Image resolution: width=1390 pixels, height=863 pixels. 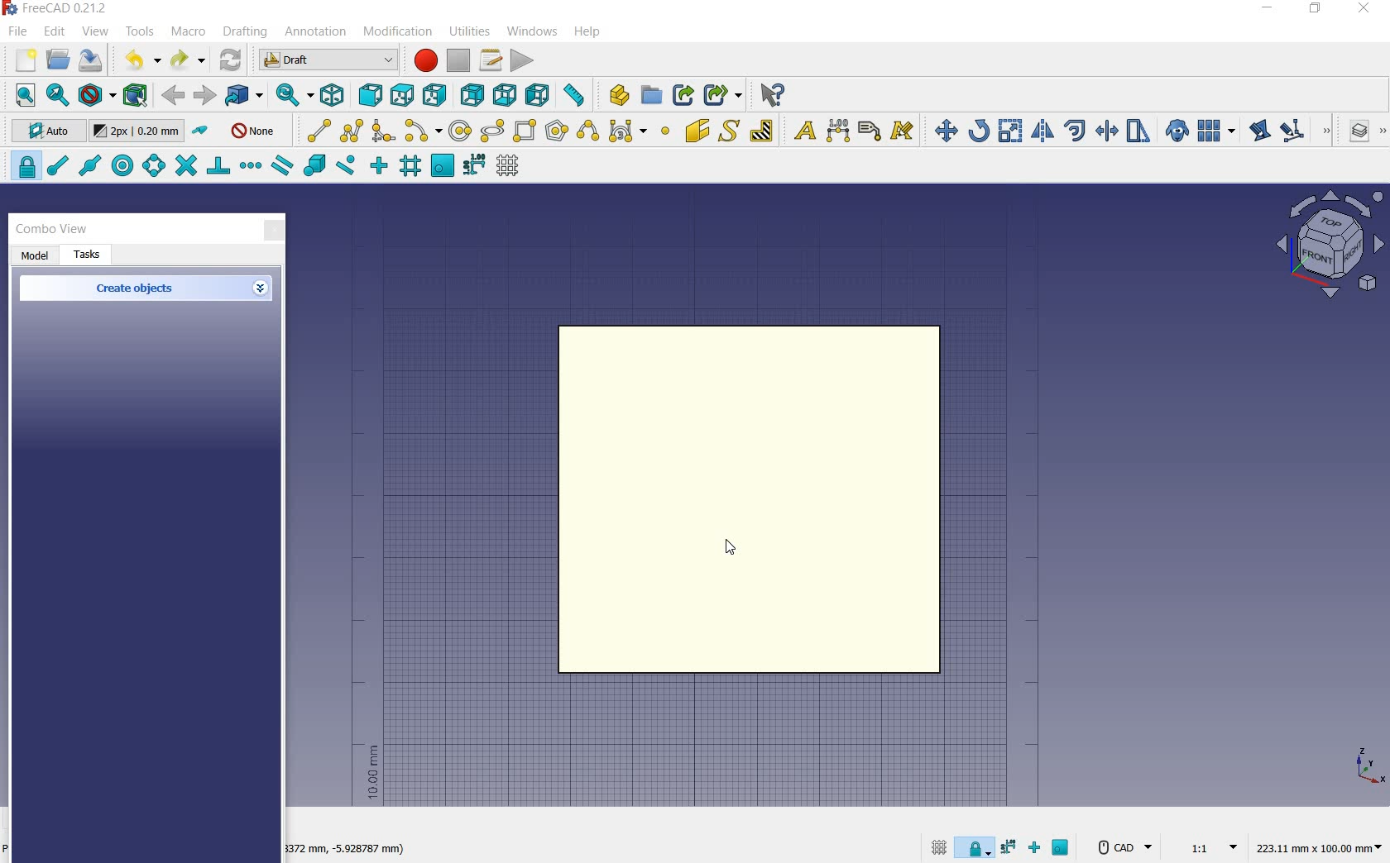 What do you see at coordinates (262, 289) in the screenshot?
I see `expand` at bounding box center [262, 289].